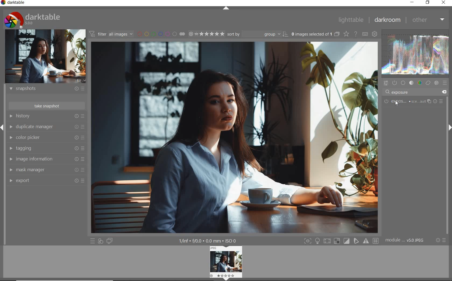 This screenshot has width=452, height=281. I want to click on system logo, so click(33, 20).